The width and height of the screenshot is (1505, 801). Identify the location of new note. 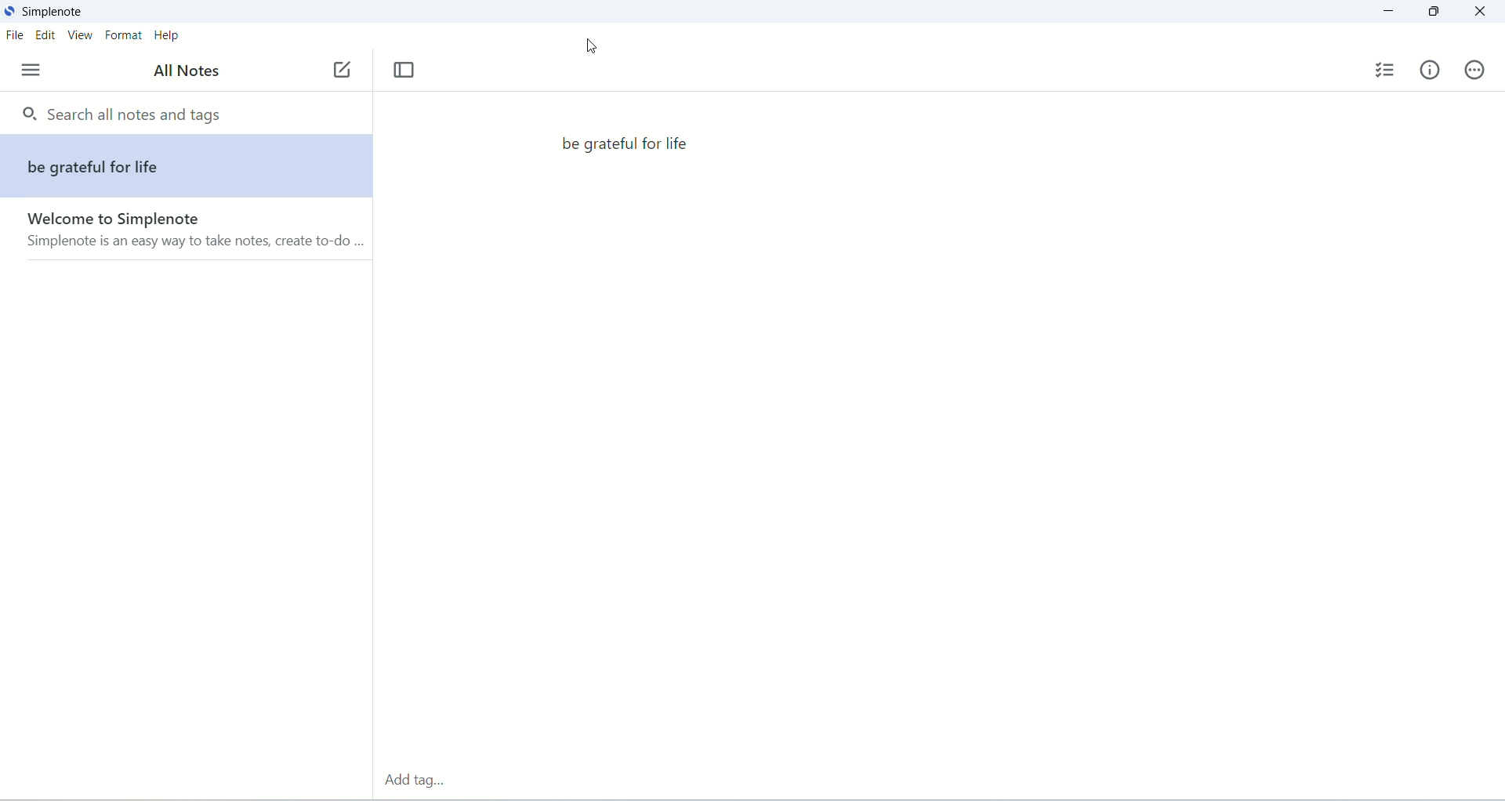
(344, 67).